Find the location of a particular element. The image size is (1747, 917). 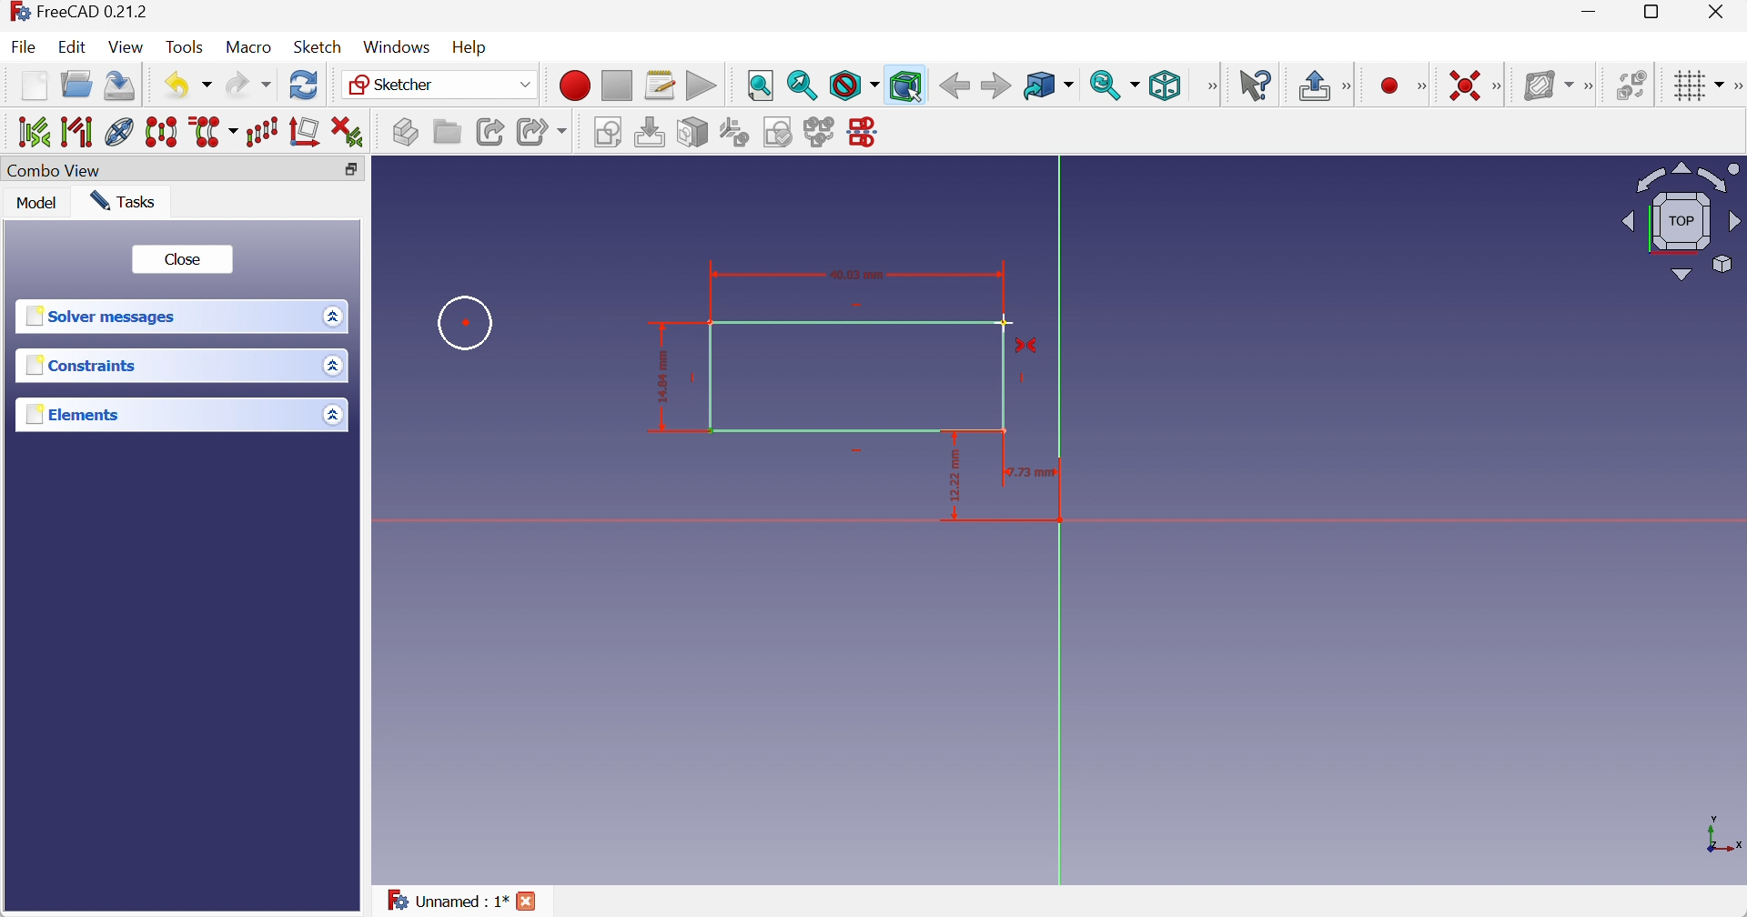

Macro is located at coordinates (247, 47).